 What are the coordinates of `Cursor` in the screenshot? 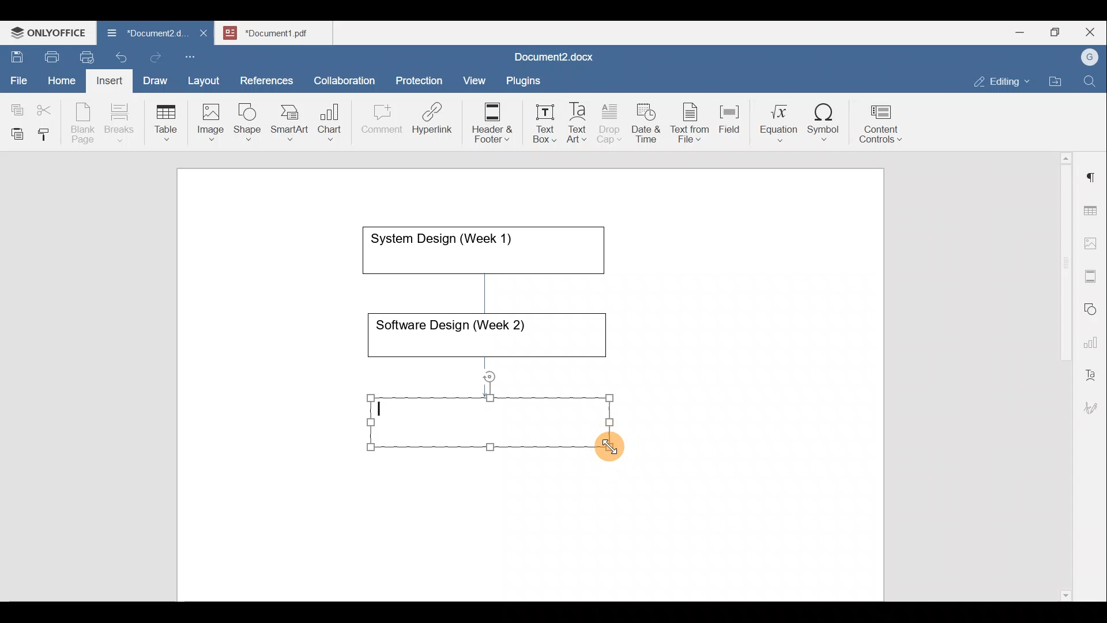 It's located at (623, 451).